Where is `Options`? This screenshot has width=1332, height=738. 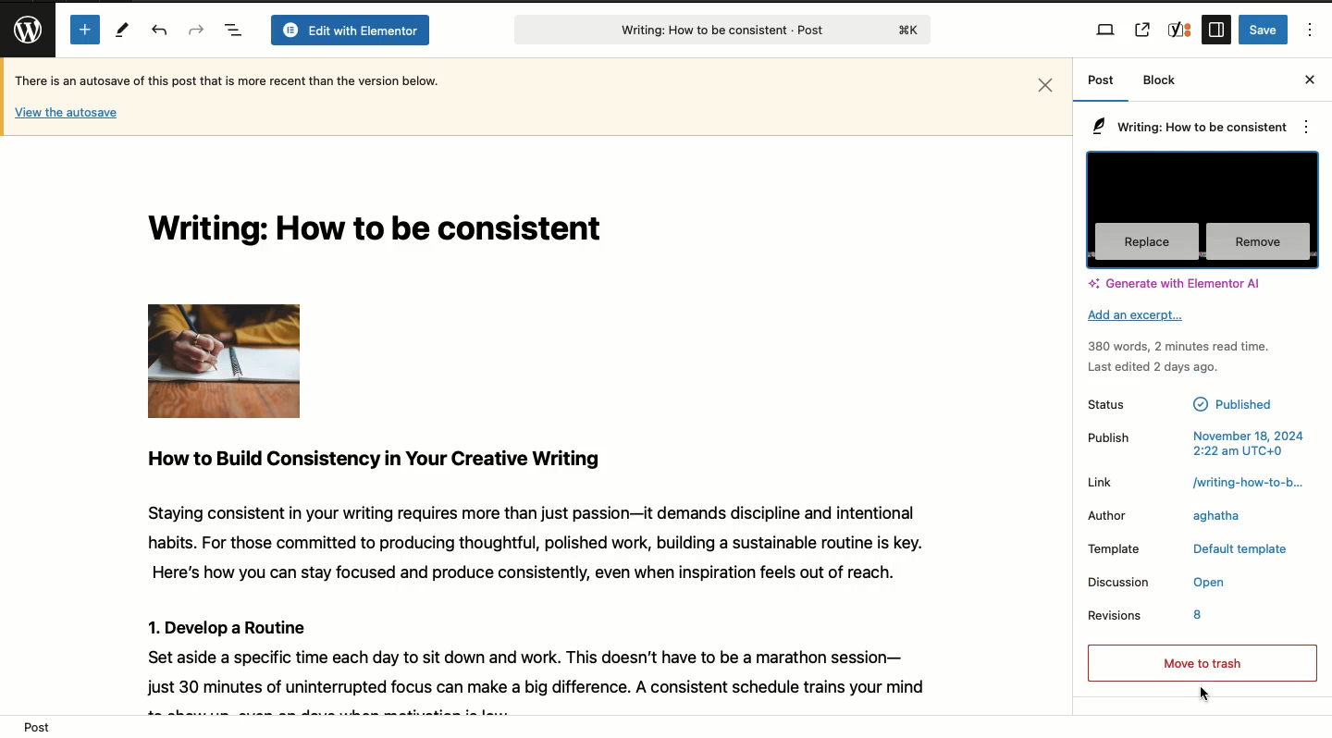
Options is located at coordinates (1313, 29).